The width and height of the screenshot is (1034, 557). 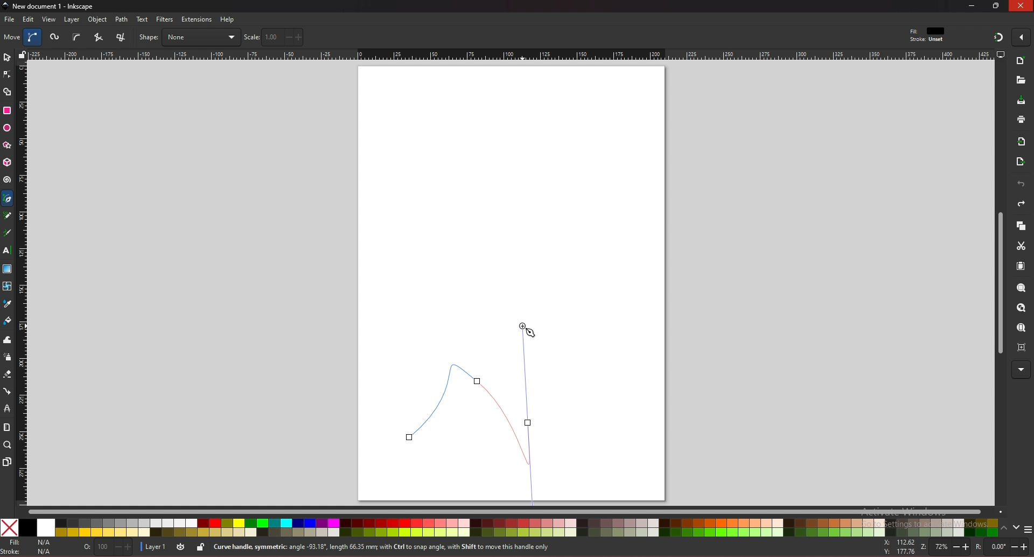 I want to click on scroll bar, so click(x=998, y=283).